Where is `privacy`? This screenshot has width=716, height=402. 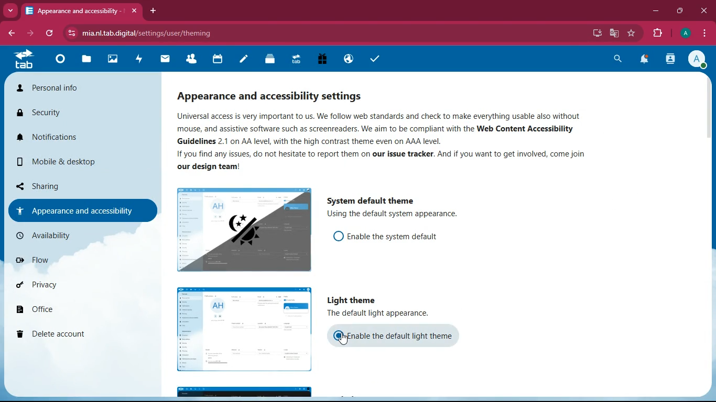
privacy is located at coordinates (83, 283).